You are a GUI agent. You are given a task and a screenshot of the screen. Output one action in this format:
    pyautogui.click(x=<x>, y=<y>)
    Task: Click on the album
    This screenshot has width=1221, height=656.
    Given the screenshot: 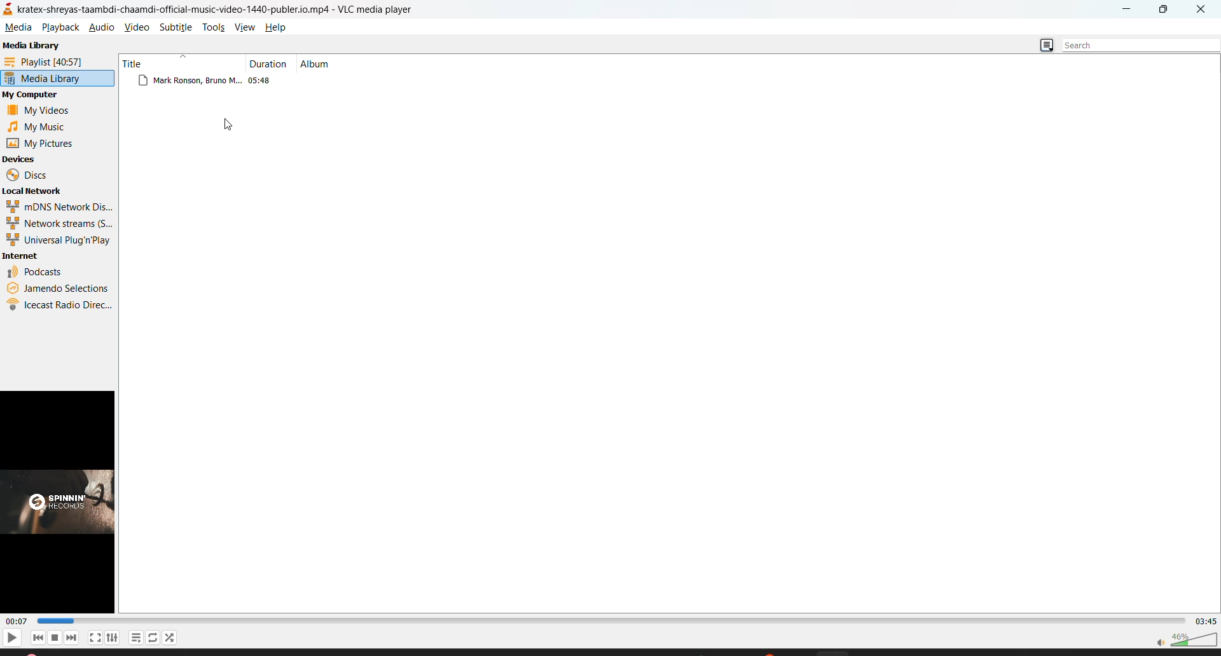 What is the action you would take?
    pyautogui.click(x=322, y=64)
    